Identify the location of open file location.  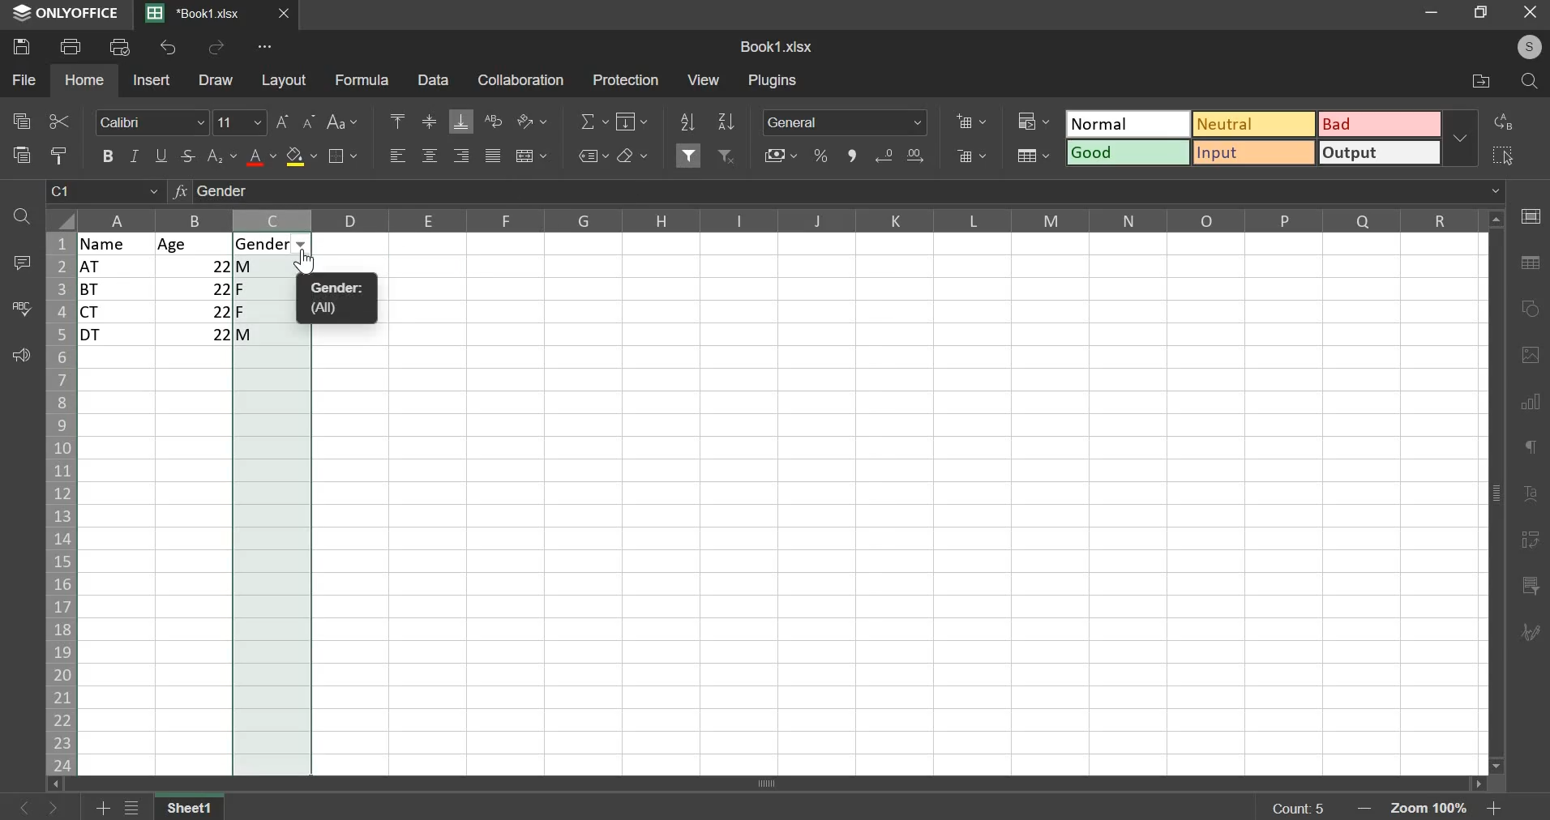
(1484, 82).